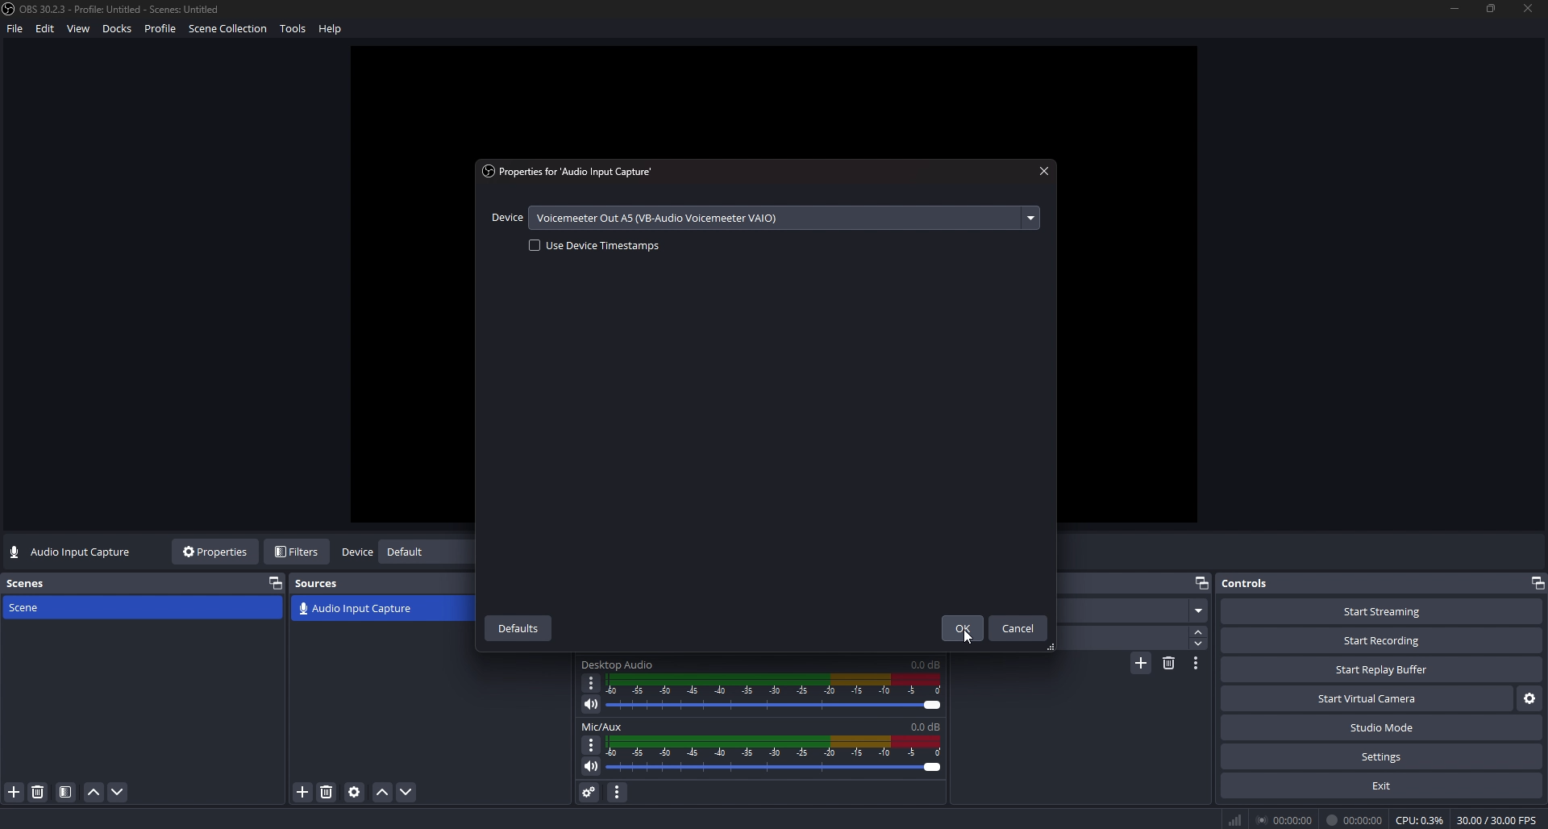  Describe the element at coordinates (508, 219) in the screenshot. I see `Device` at that location.